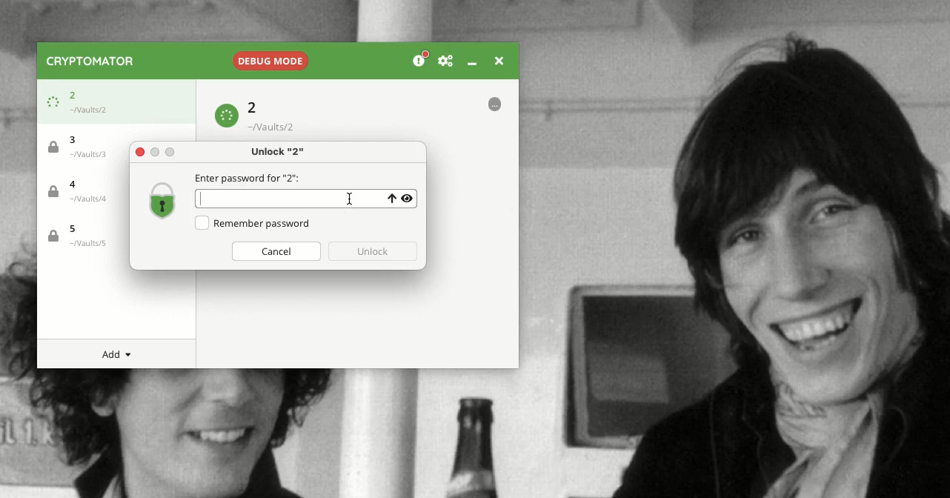 The width and height of the screenshot is (950, 498). I want to click on Debug mode, so click(268, 58).